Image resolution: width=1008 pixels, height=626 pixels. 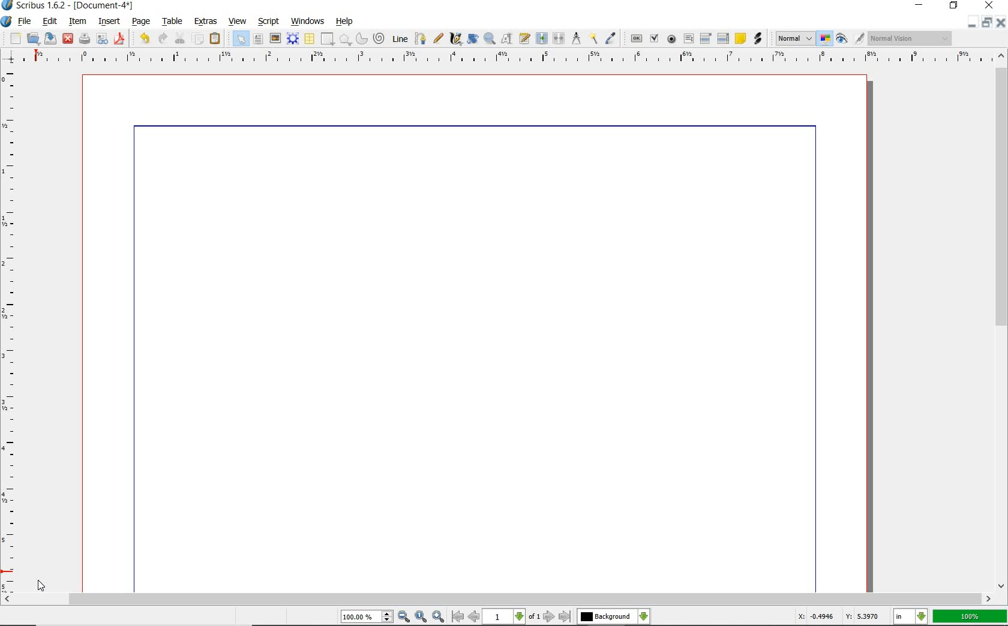 What do you see at coordinates (1002, 320) in the screenshot?
I see `scrollbar` at bounding box center [1002, 320].